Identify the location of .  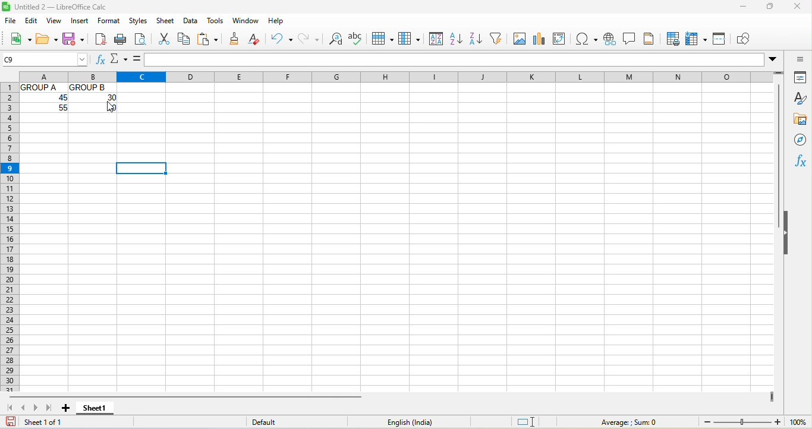
(93, 87).